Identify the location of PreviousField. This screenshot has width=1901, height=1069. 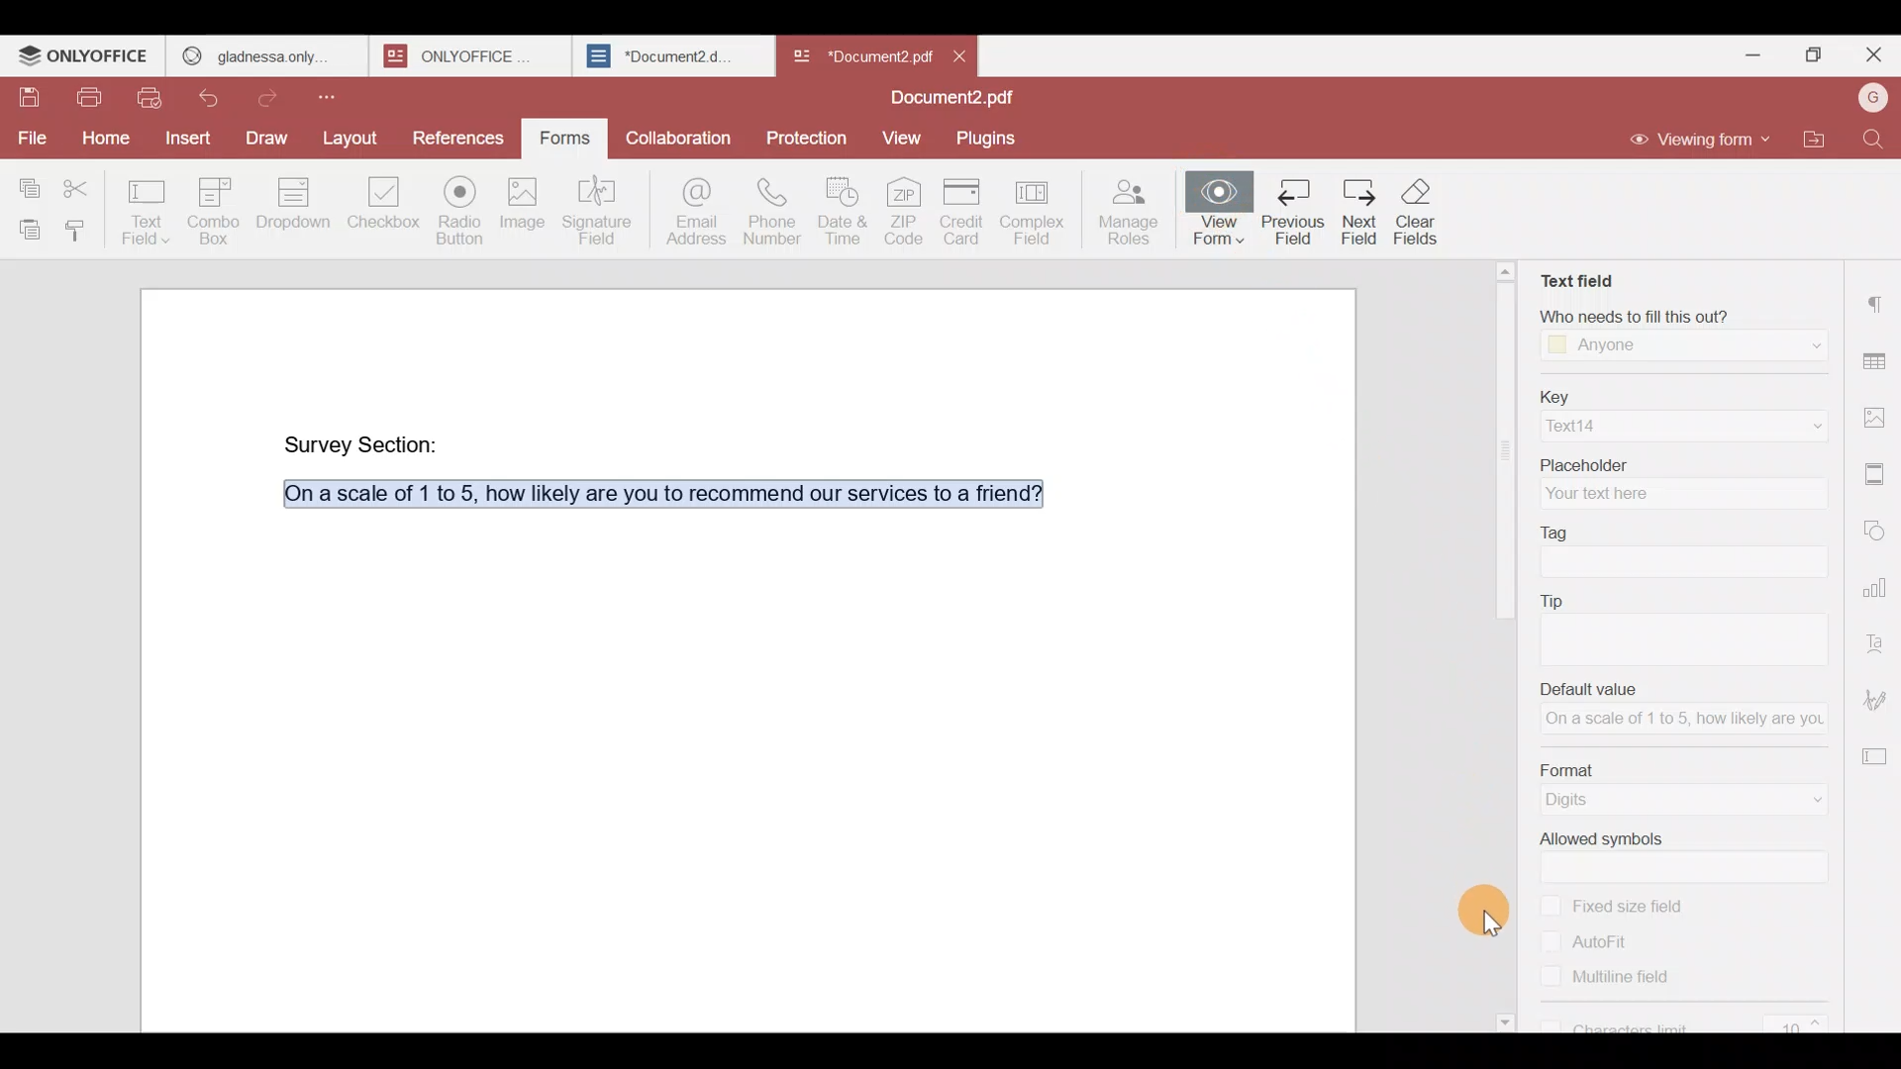
(1291, 214).